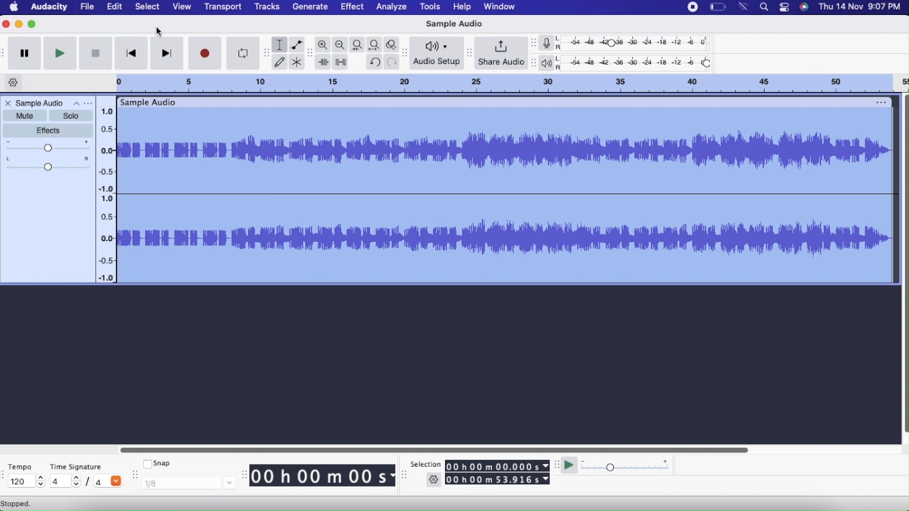 The height and width of the screenshot is (511, 909). What do you see at coordinates (245, 53) in the screenshot?
I see `Enable Looping` at bounding box center [245, 53].